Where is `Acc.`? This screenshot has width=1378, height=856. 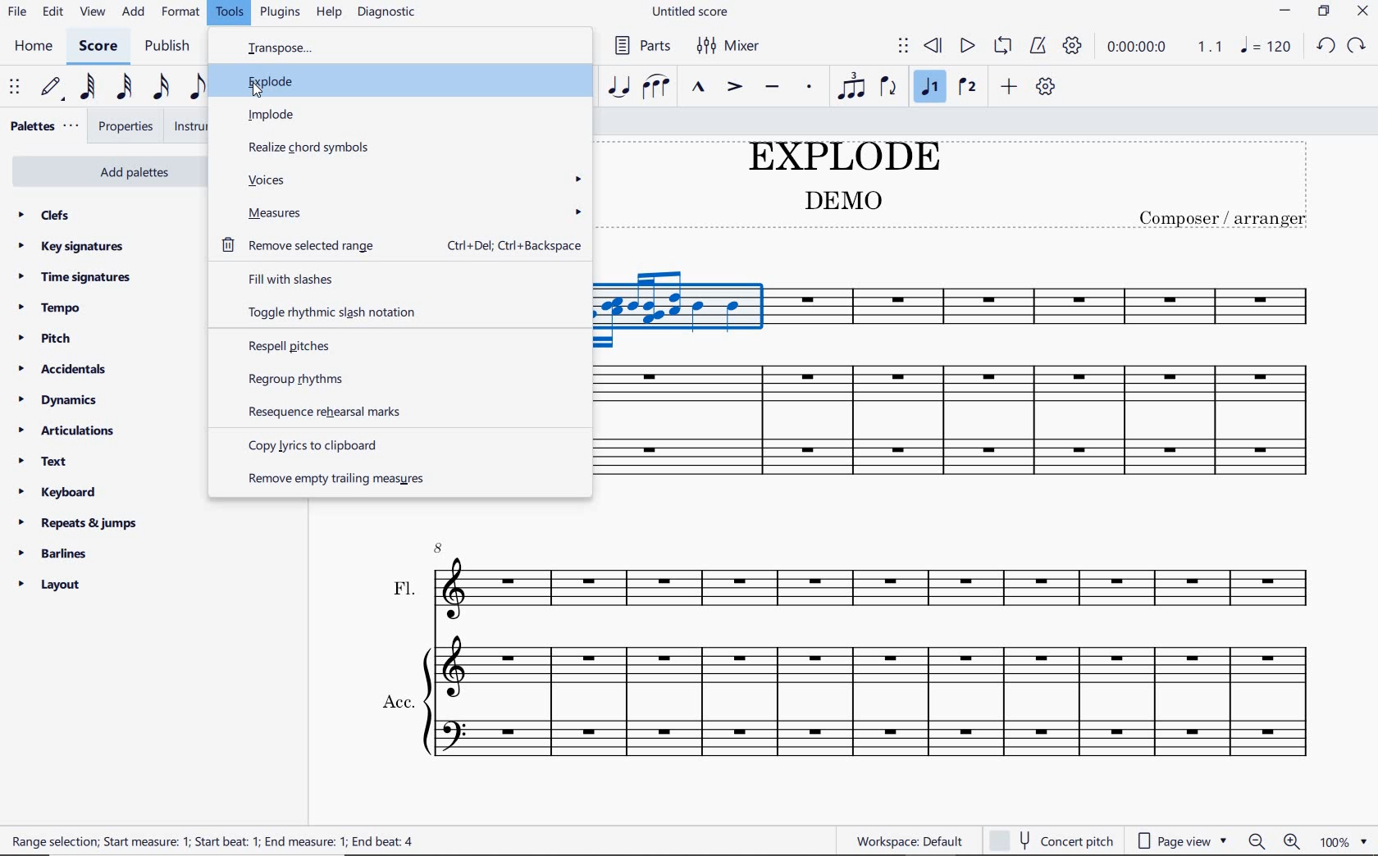 Acc. is located at coordinates (851, 703).